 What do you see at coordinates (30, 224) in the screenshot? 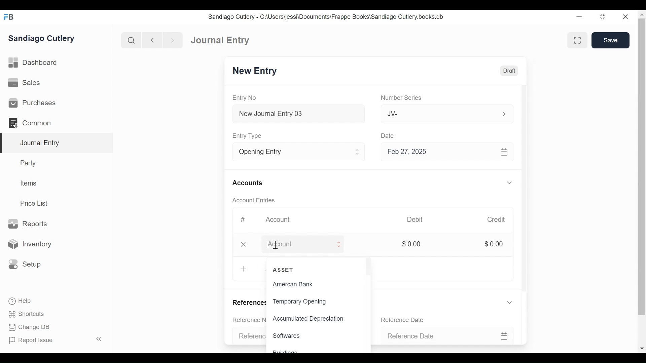
I see `Reports` at bounding box center [30, 224].